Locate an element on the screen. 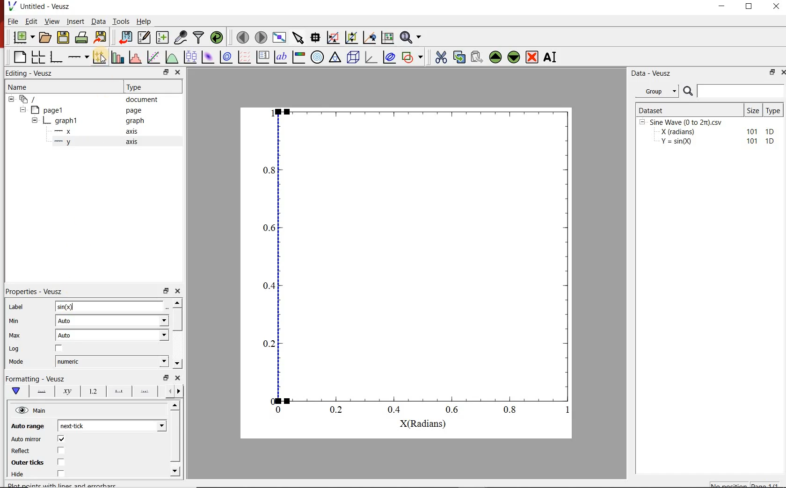  File is located at coordinates (13, 21).